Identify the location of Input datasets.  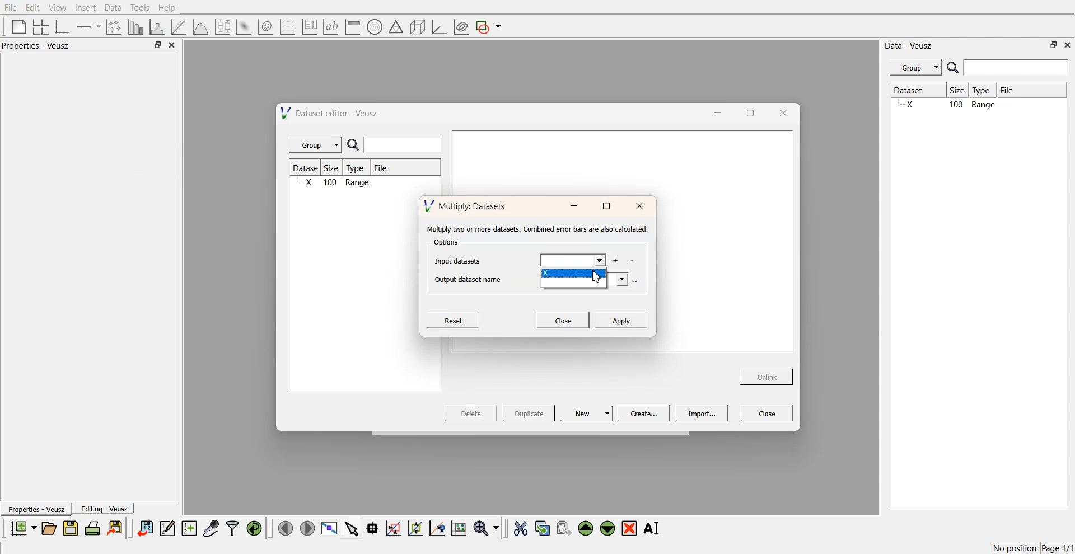
(460, 260).